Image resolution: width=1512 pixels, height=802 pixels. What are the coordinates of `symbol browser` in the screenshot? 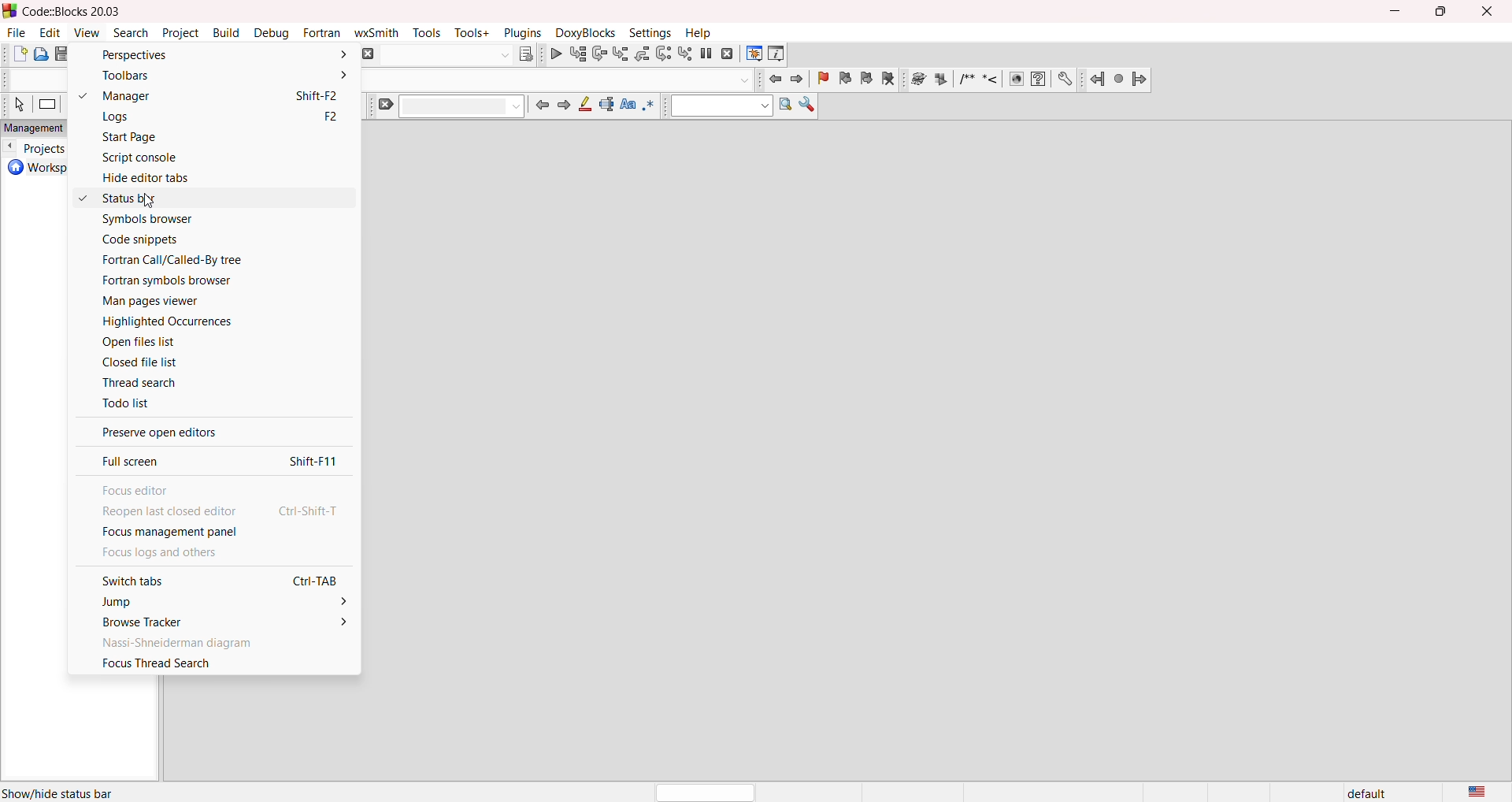 It's located at (209, 220).